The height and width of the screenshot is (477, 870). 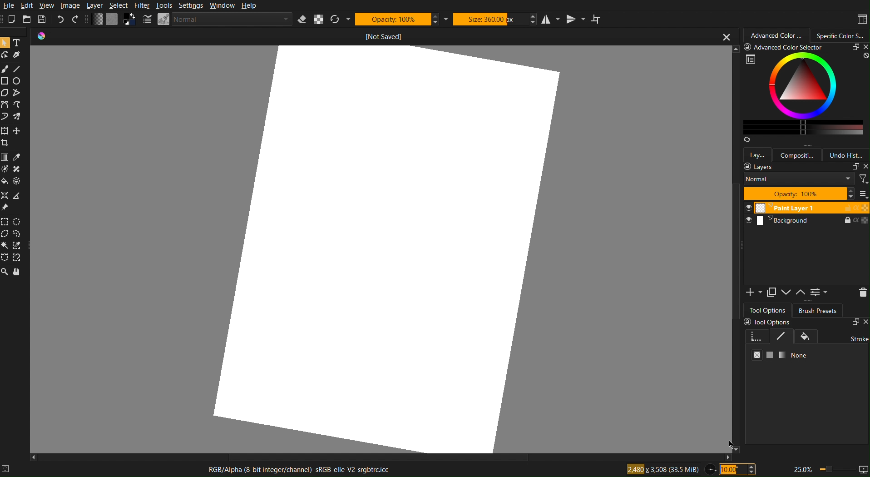 I want to click on Up, so click(x=801, y=293).